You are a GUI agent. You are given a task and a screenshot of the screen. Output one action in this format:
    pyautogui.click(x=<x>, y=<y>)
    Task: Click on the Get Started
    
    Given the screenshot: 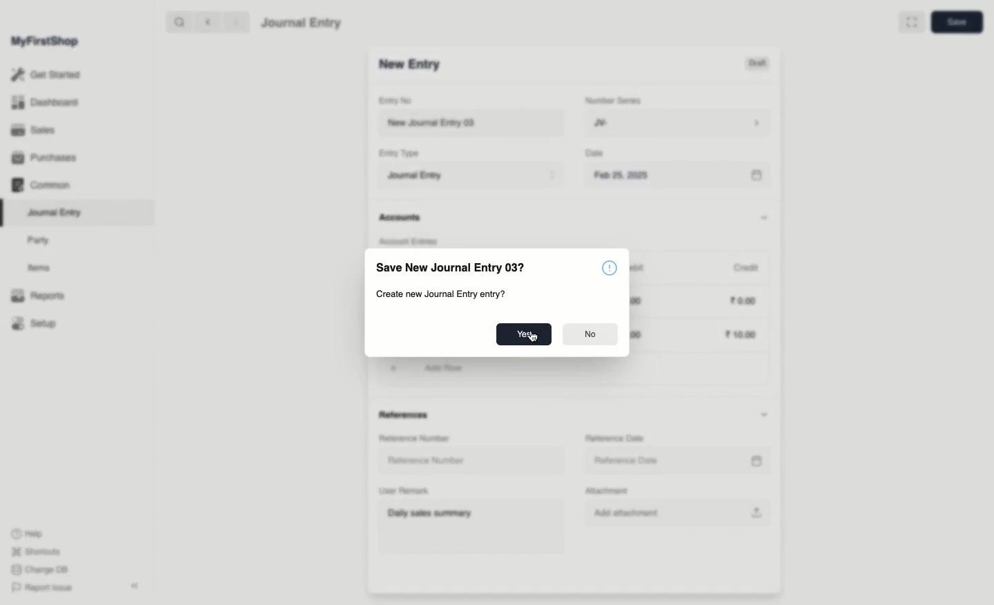 What is the action you would take?
    pyautogui.click(x=47, y=75)
    